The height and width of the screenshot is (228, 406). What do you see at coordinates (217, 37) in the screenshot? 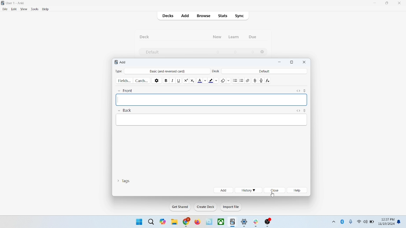
I see `new` at bounding box center [217, 37].